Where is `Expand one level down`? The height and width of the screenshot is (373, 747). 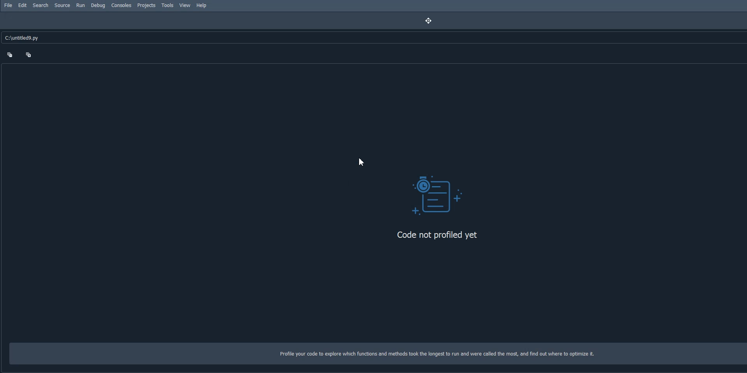
Expand one level down is located at coordinates (28, 55).